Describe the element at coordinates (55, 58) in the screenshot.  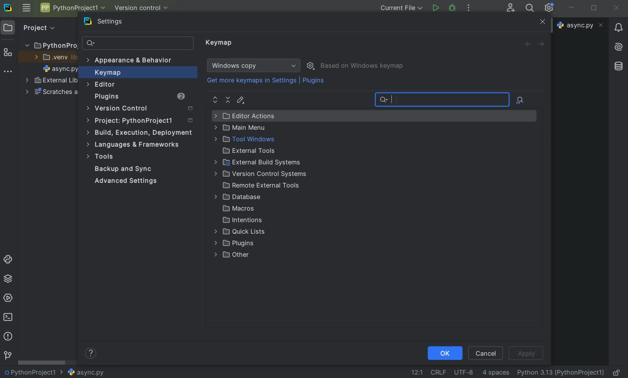
I see `.venv` at that location.